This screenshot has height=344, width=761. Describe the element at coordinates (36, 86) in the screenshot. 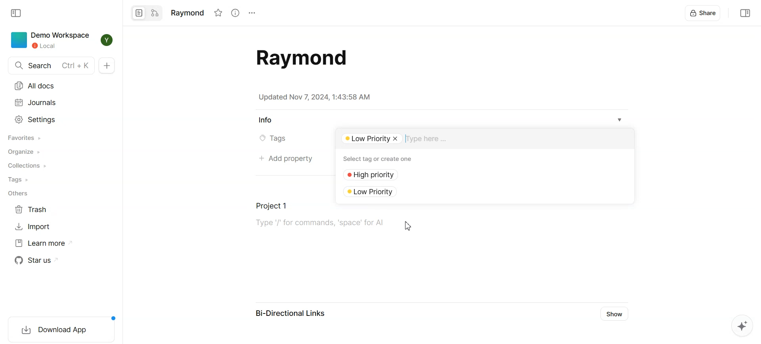

I see `All docs` at that location.